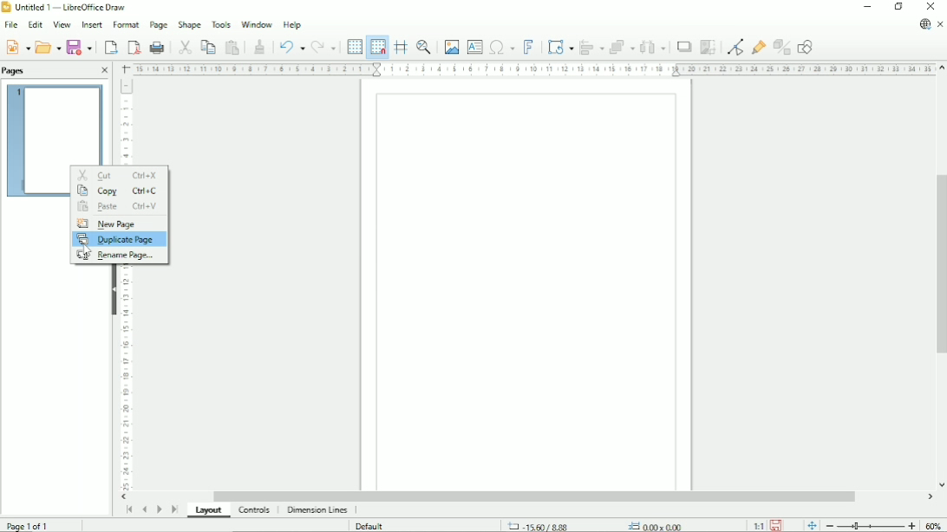 The image size is (947, 532). What do you see at coordinates (256, 510) in the screenshot?
I see `Controls` at bounding box center [256, 510].